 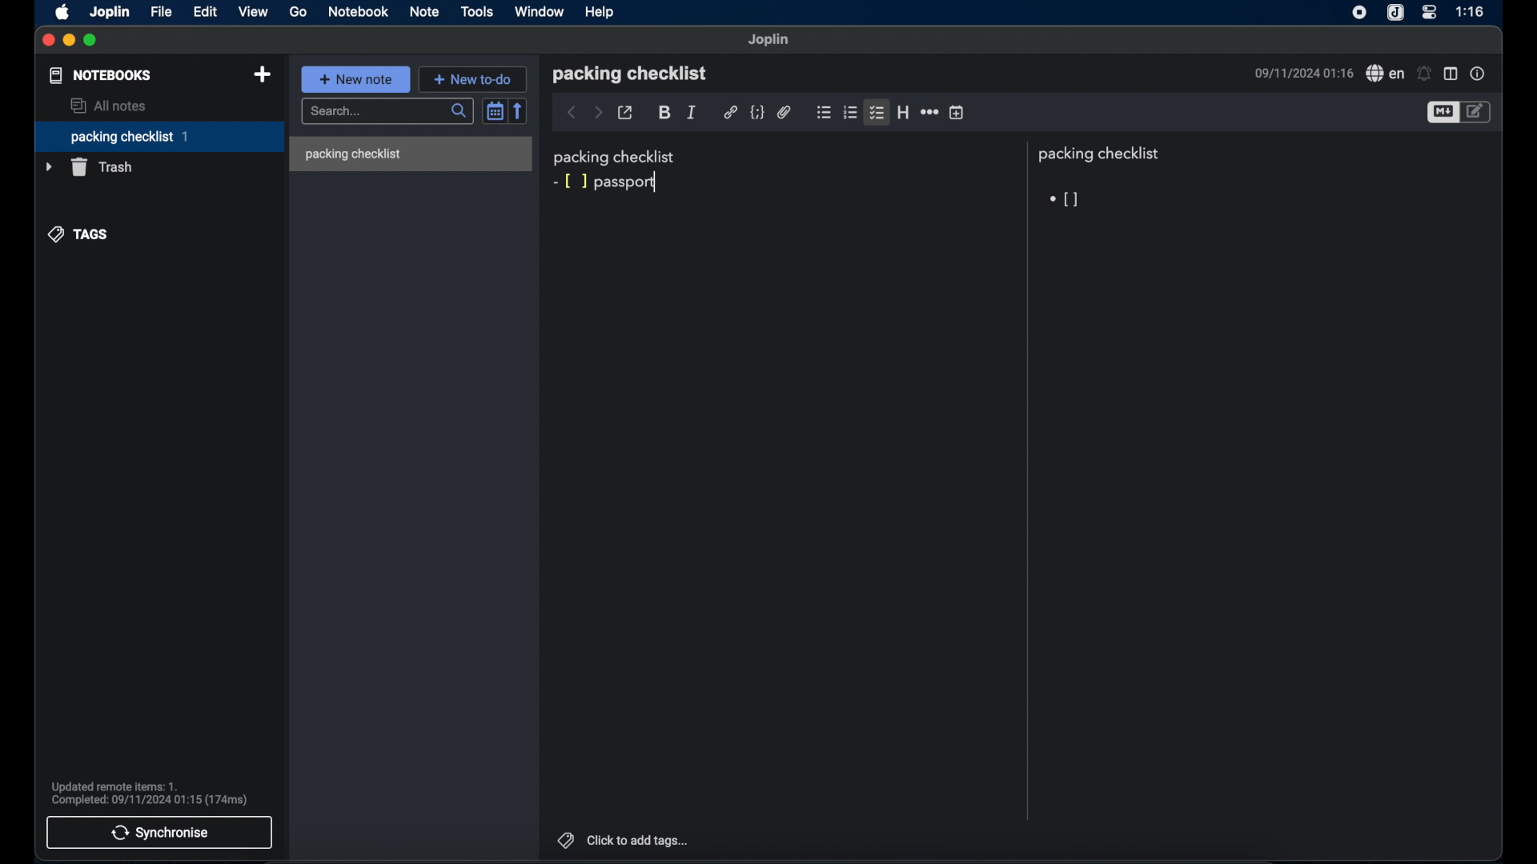 What do you see at coordinates (1385, 74) in the screenshot?
I see `spell check` at bounding box center [1385, 74].